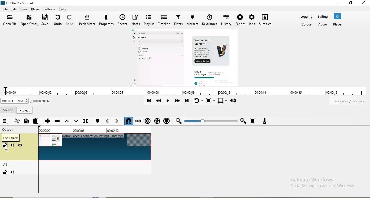  What do you see at coordinates (193, 20) in the screenshot?
I see `Markers` at bounding box center [193, 20].